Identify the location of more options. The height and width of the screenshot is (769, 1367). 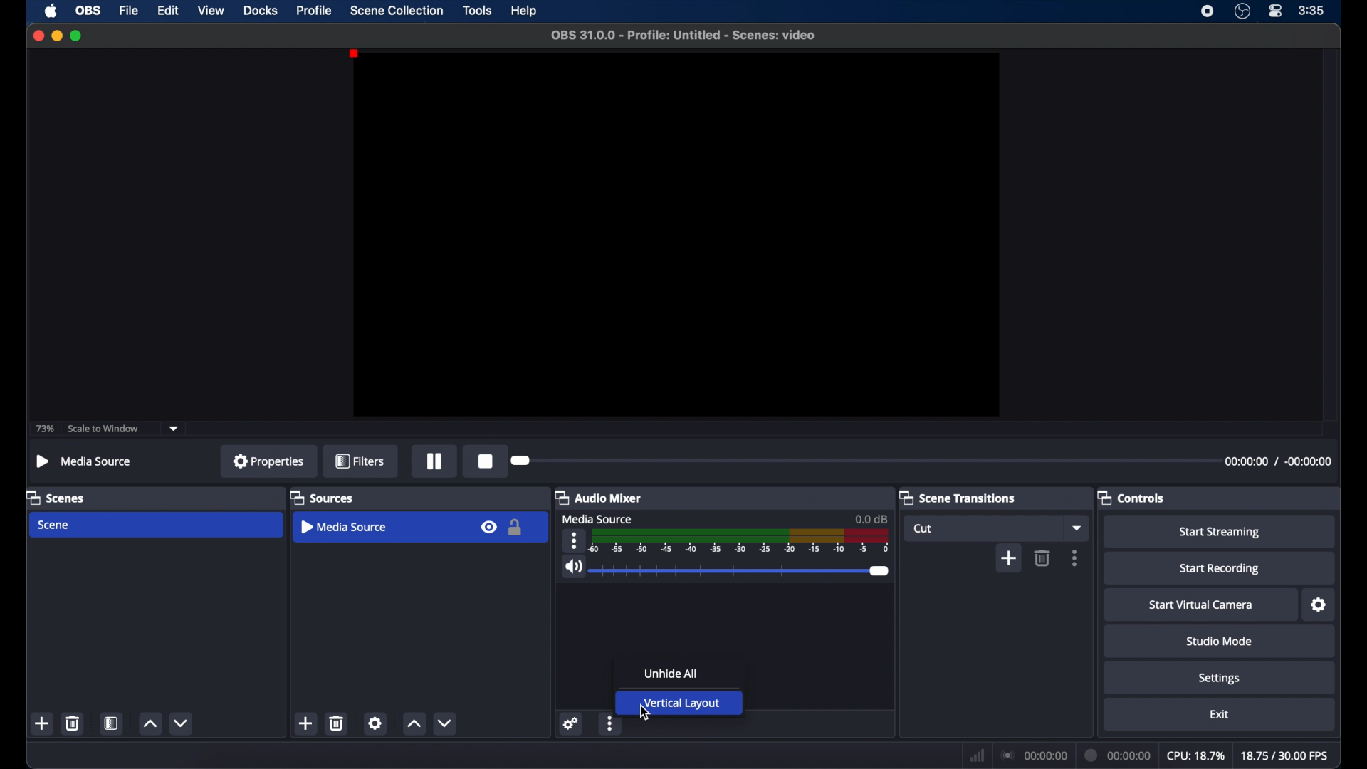
(612, 723).